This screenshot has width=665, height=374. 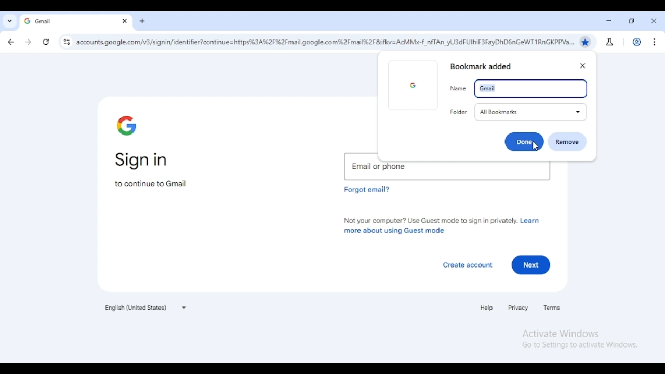 What do you see at coordinates (481, 66) in the screenshot?
I see `bookmark added` at bounding box center [481, 66].